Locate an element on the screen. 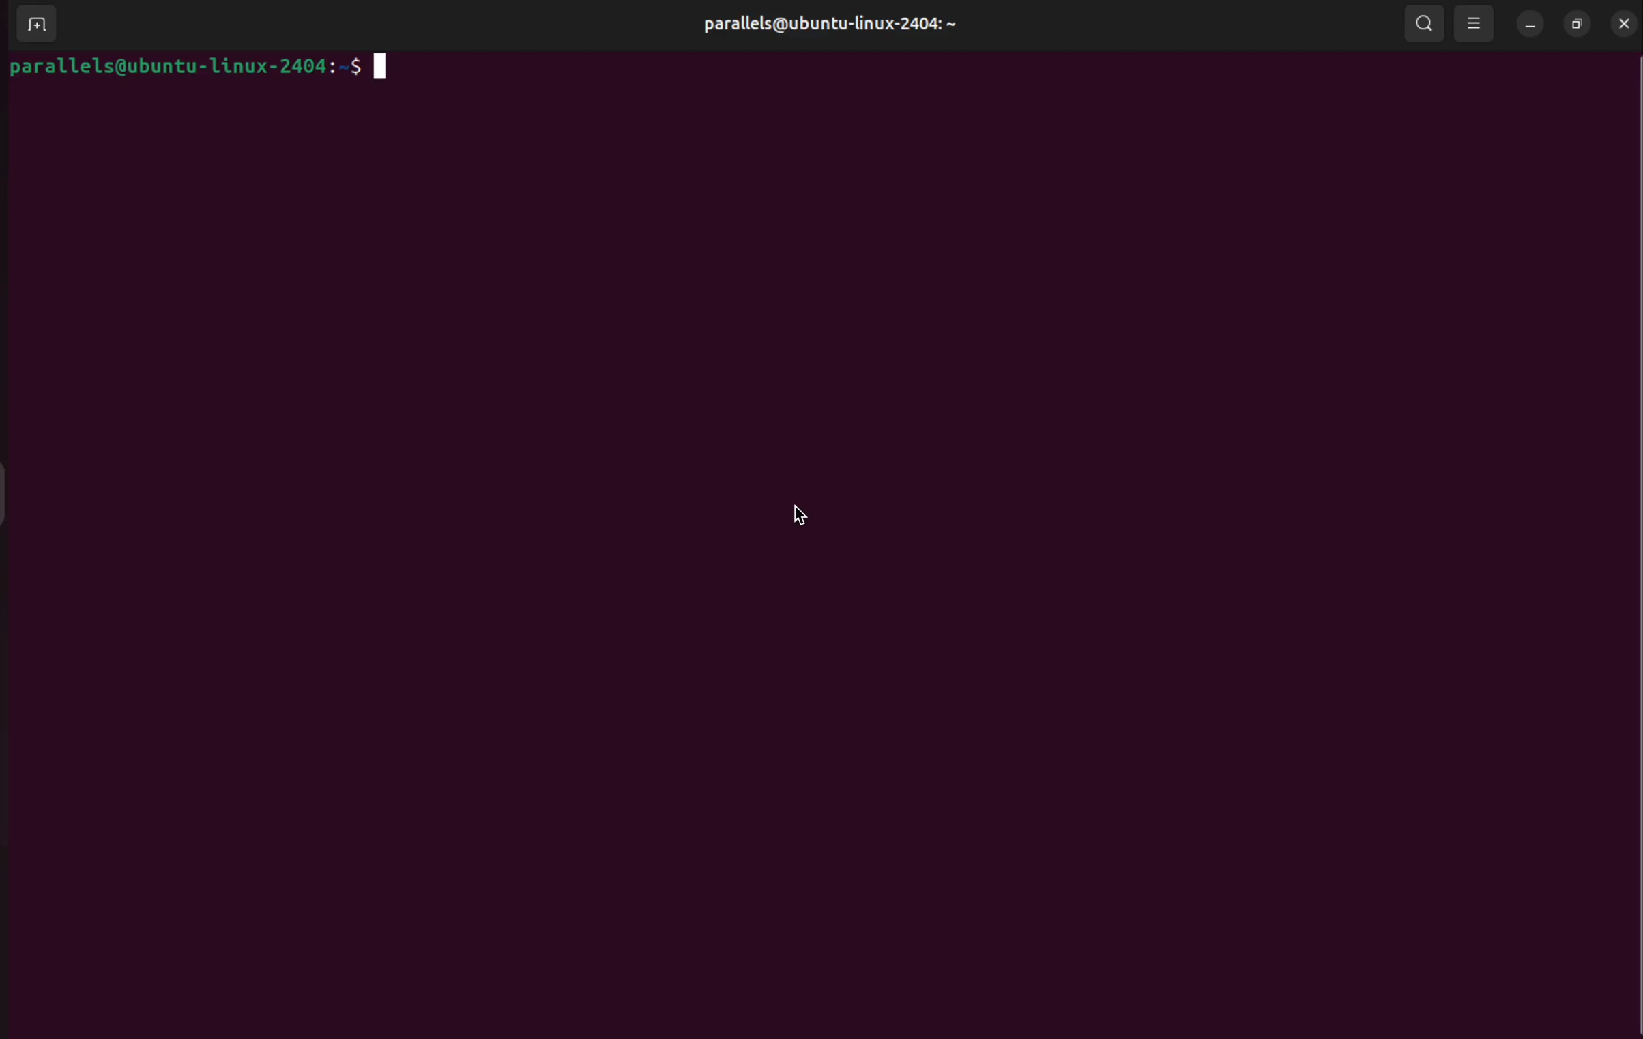 This screenshot has height=1039, width=1643. bash prompt is located at coordinates (199, 70).